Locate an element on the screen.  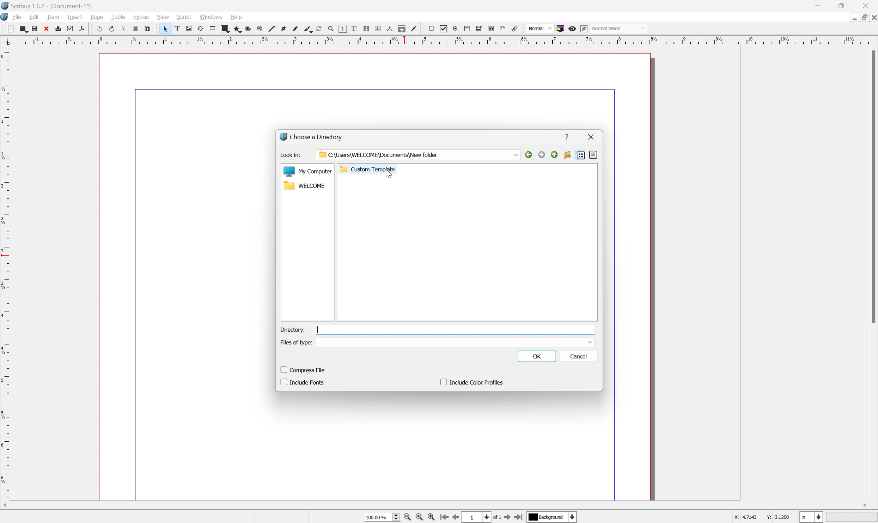
Go to first page is located at coordinates (445, 517).